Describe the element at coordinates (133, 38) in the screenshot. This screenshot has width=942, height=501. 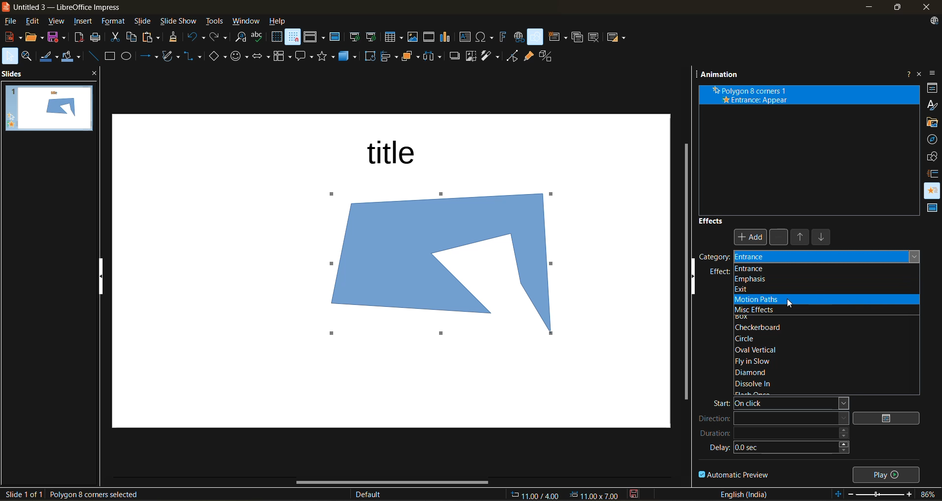
I see `copy` at that location.